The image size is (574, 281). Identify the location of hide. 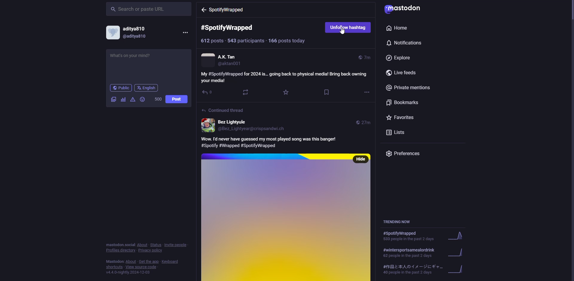
(361, 159).